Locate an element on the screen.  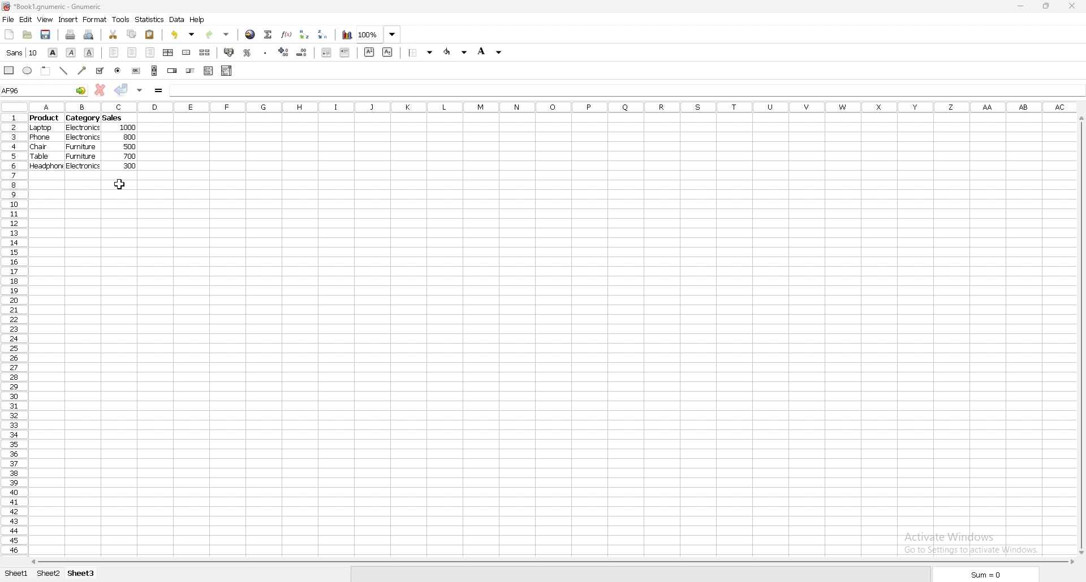
300 is located at coordinates (131, 167).